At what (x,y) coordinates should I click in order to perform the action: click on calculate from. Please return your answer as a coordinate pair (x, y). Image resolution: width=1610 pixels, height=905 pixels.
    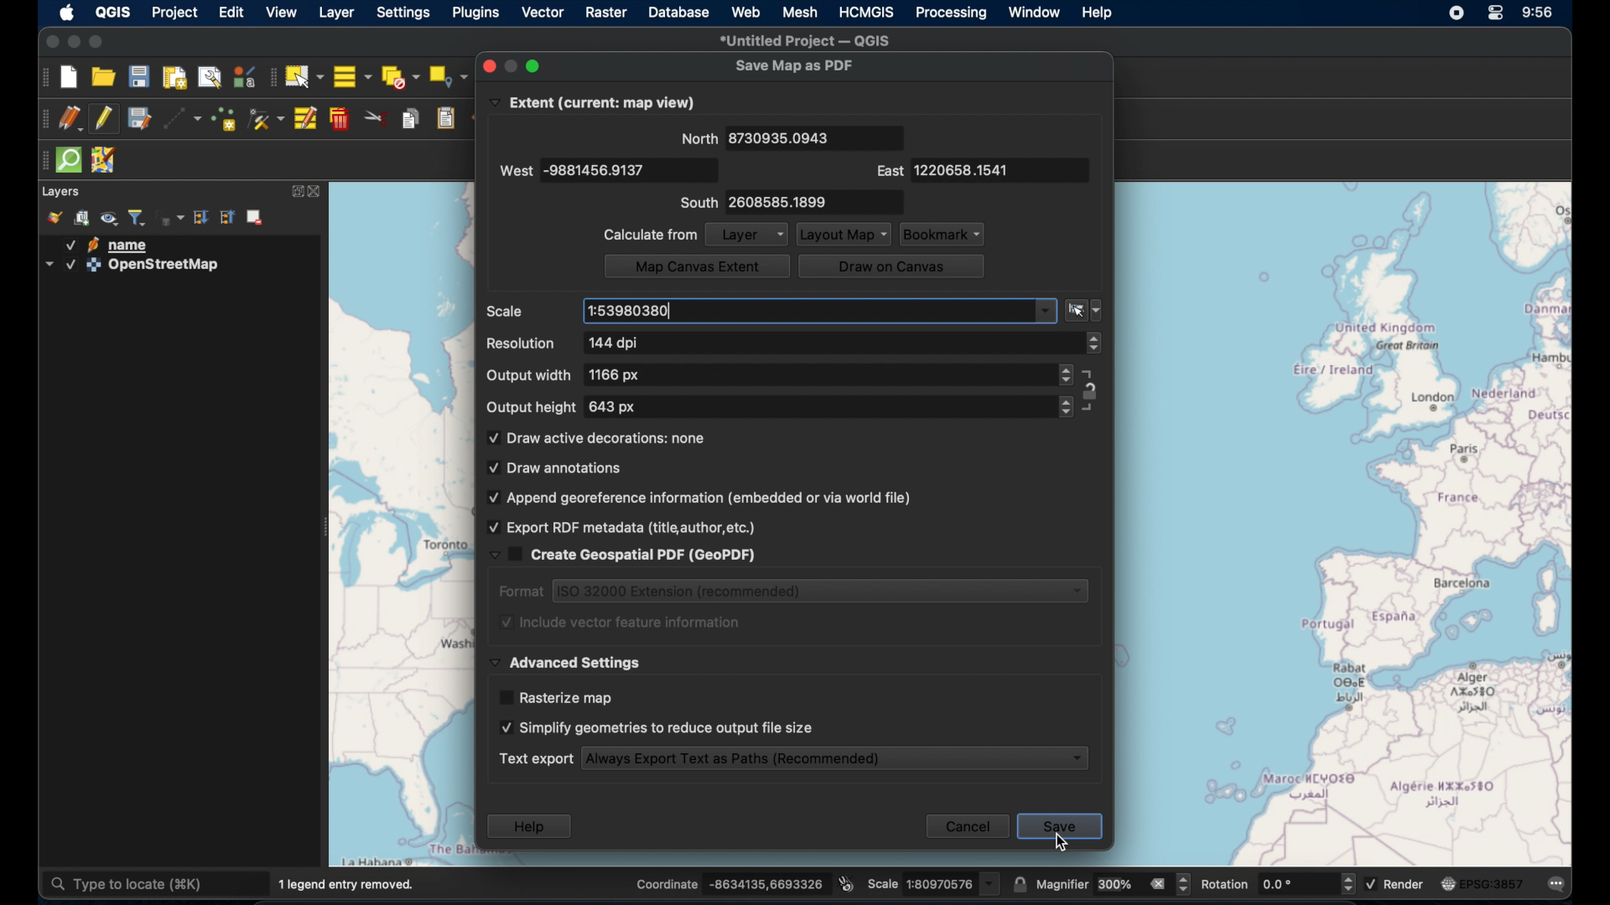
    Looking at the image, I should click on (650, 235).